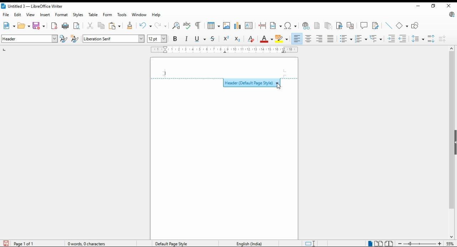 The image size is (457, 247). I want to click on format directly as pdf, so click(55, 26).